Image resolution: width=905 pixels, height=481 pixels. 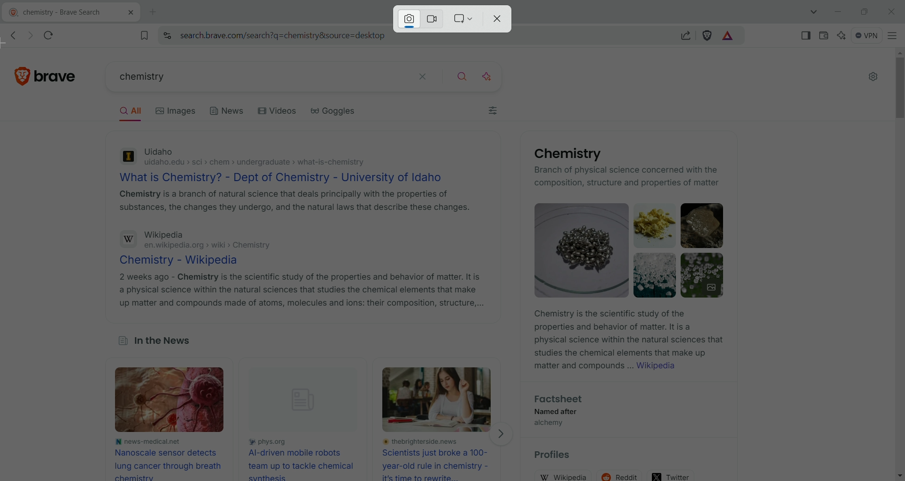 What do you see at coordinates (822, 34) in the screenshot?
I see `wallet` at bounding box center [822, 34].